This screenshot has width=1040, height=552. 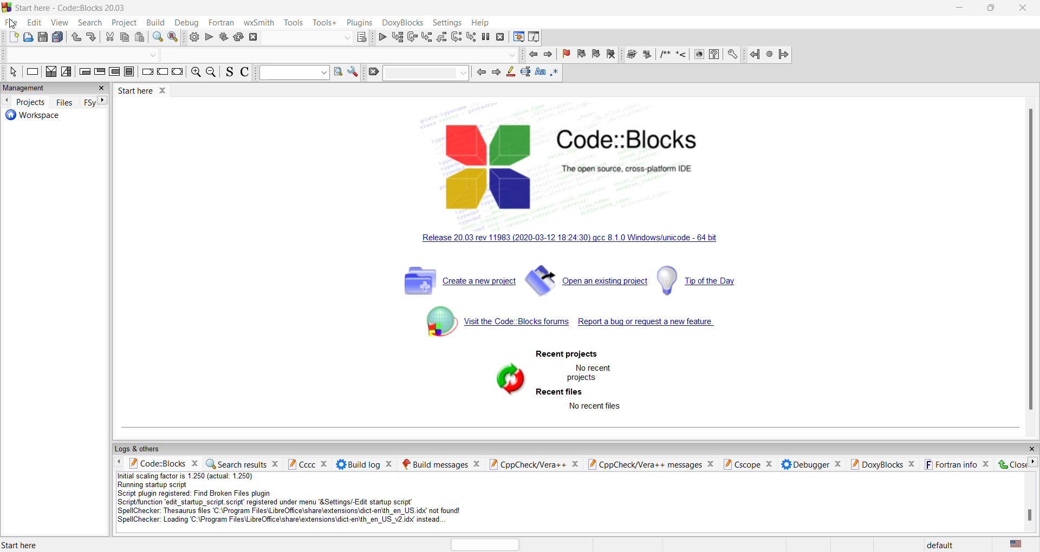 What do you see at coordinates (940, 543) in the screenshot?
I see `default` at bounding box center [940, 543].